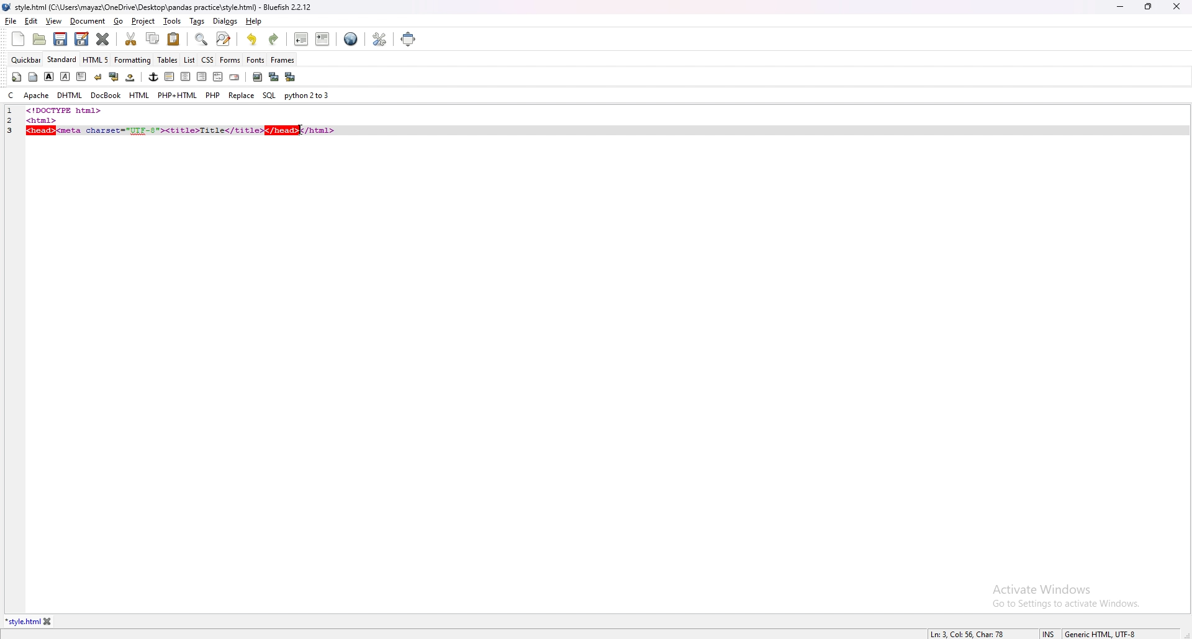 This screenshot has width=1192, height=639. What do you see at coordinates (1120, 7) in the screenshot?
I see `minimize` at bounding box center [1120, 7].